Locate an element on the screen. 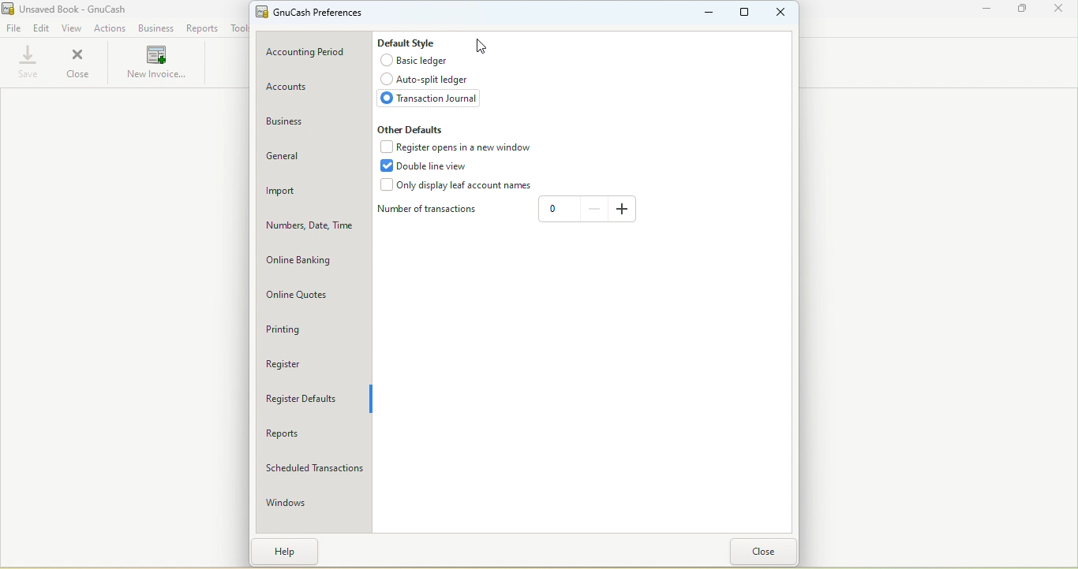 The height and width of the screenshot is (569, 1078). Default style is located at coordinates (414, 43).